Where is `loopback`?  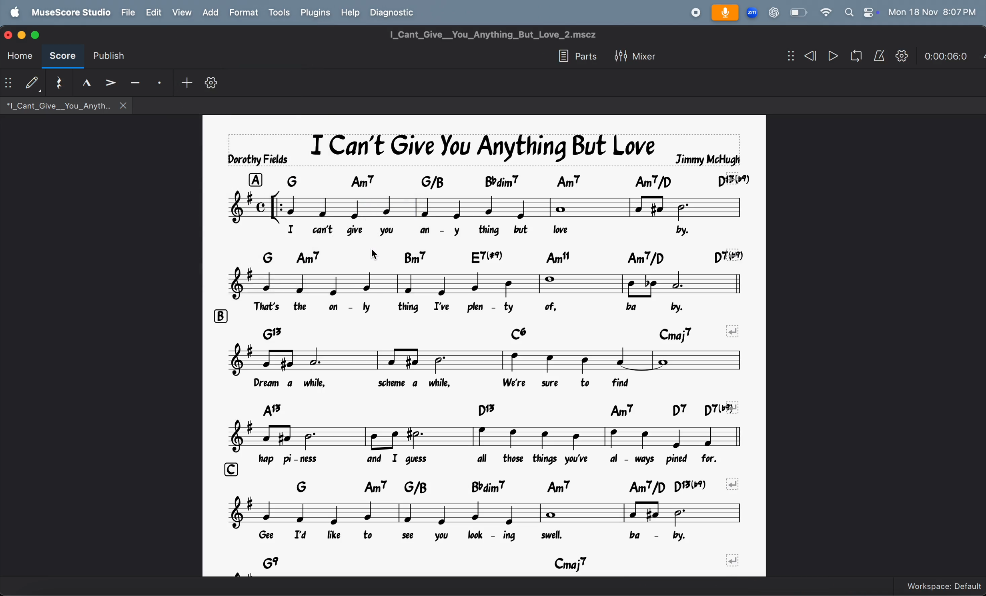
loopback is located at coordinates (856, 58).